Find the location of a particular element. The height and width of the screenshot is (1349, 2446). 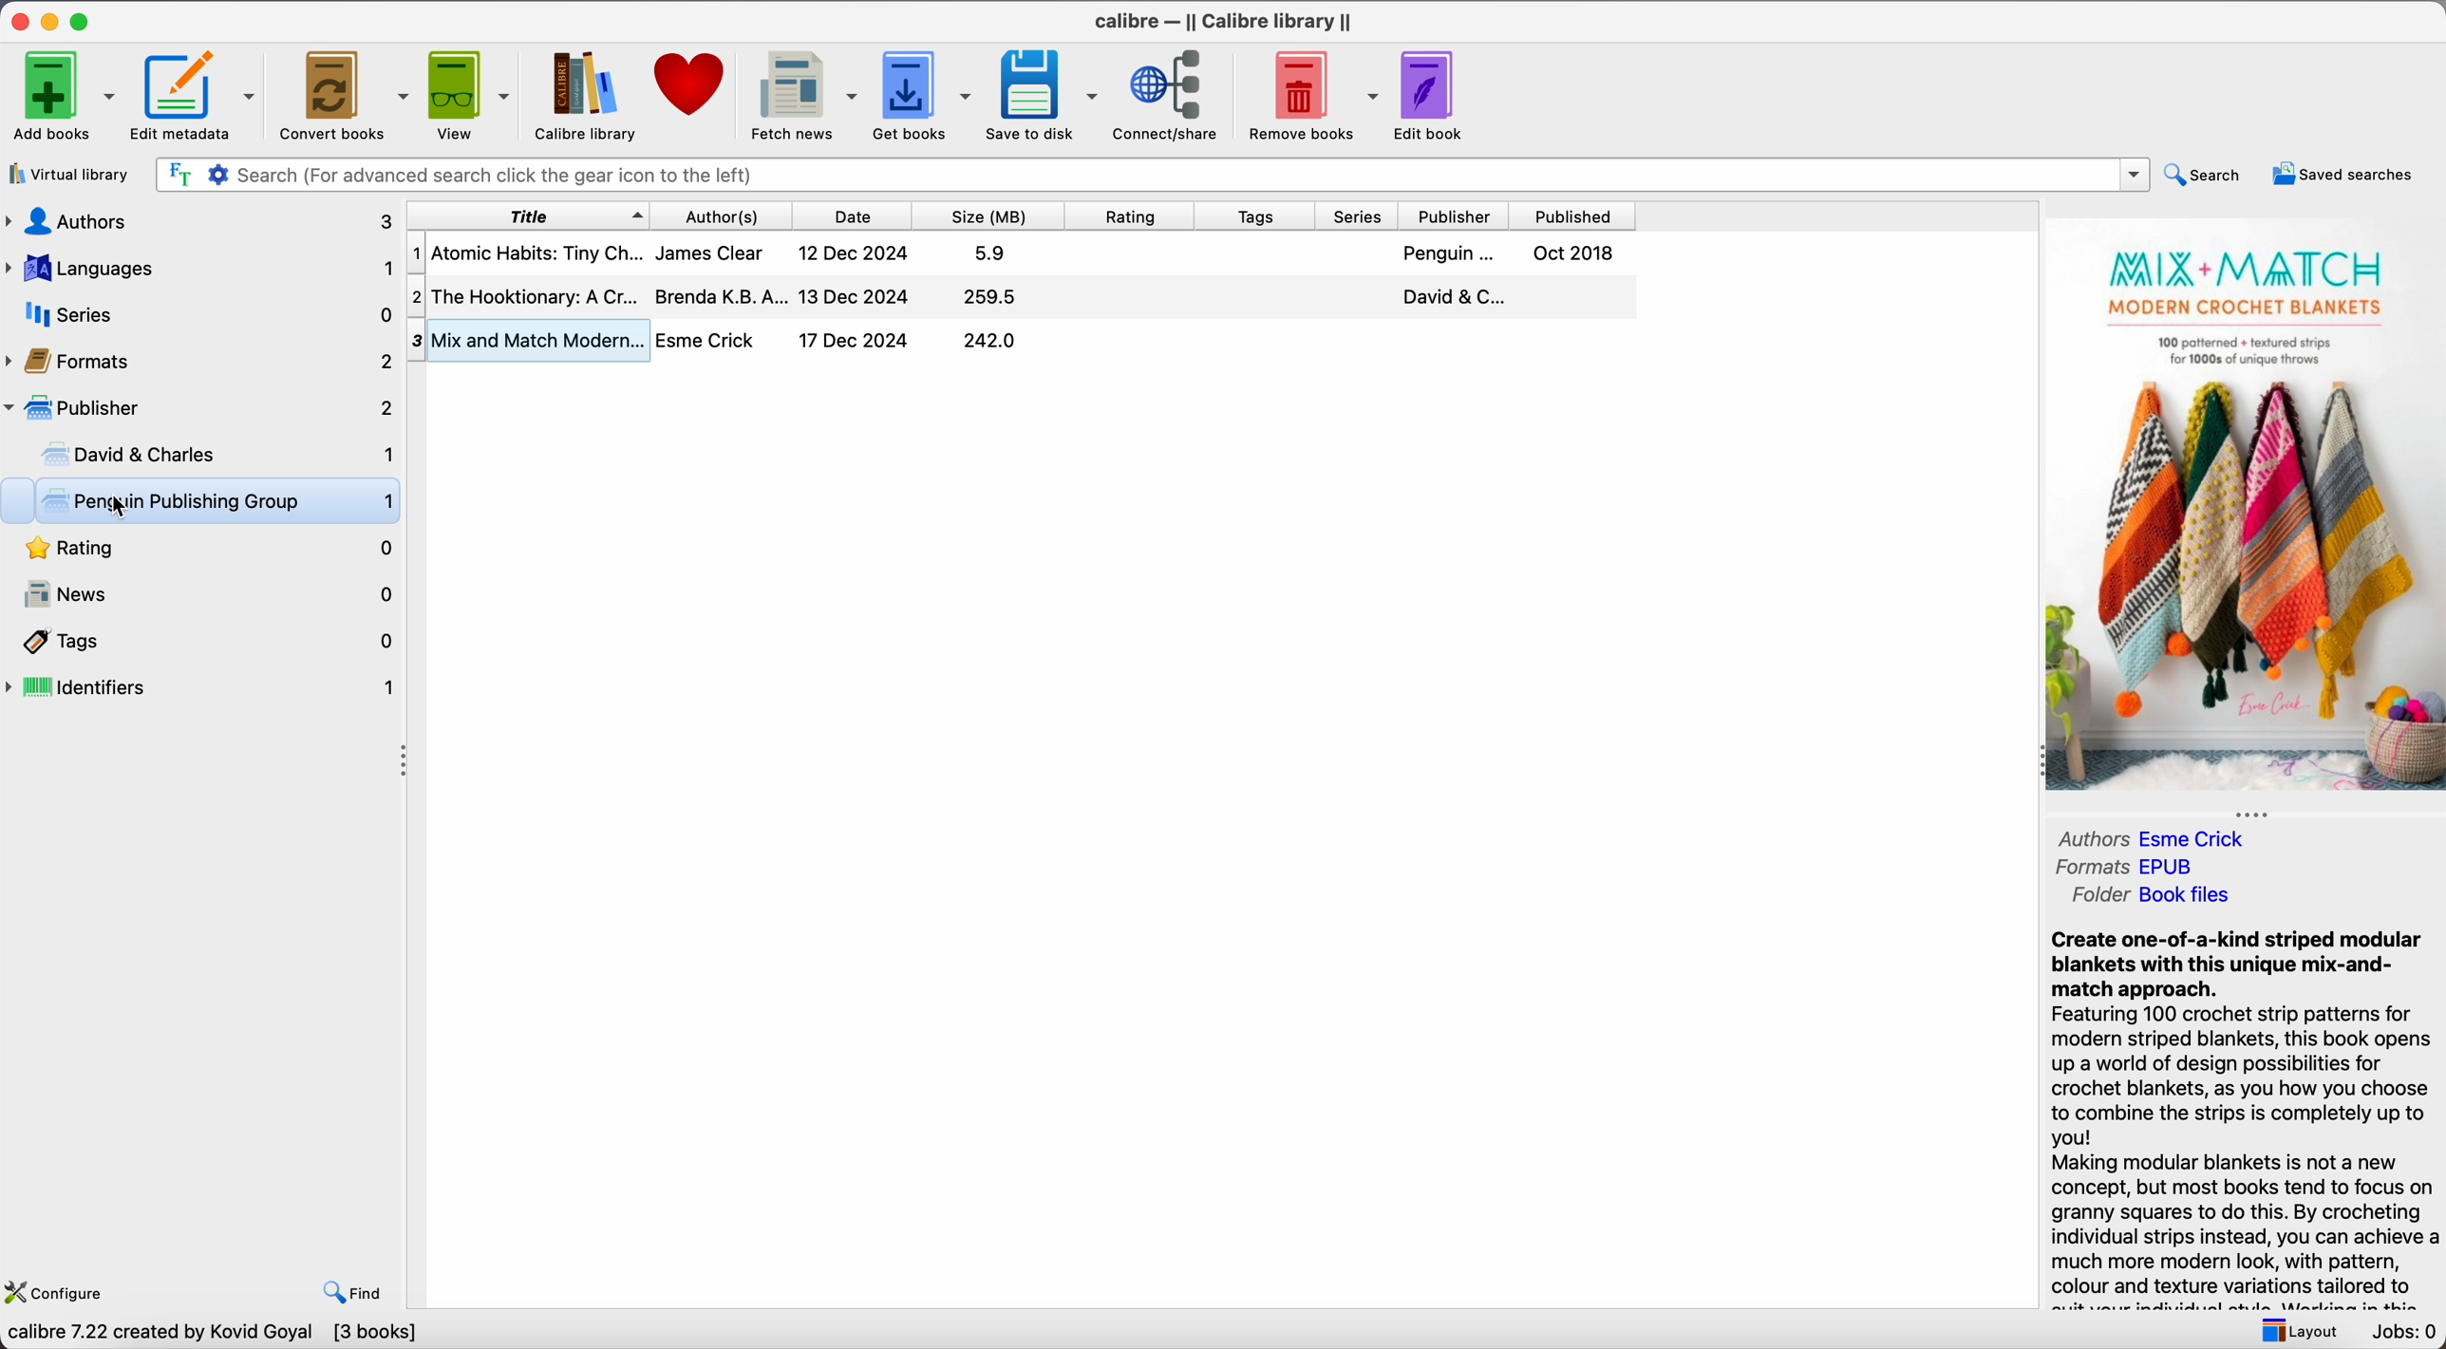

Calibre library is located at coordinates (587, 98).